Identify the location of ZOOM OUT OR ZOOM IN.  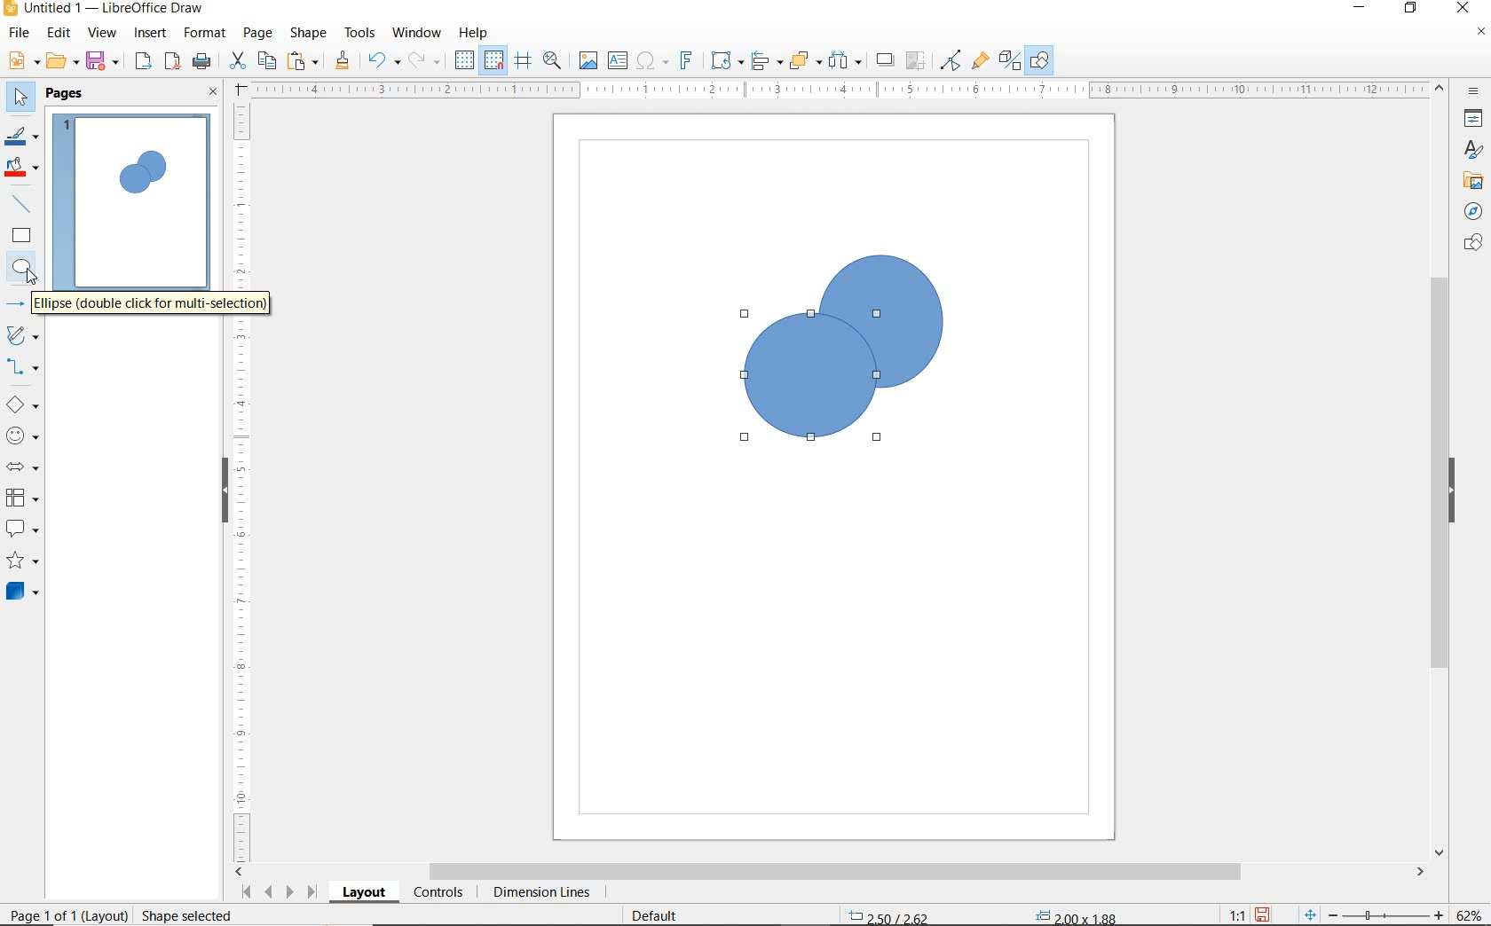
(1374, 915).